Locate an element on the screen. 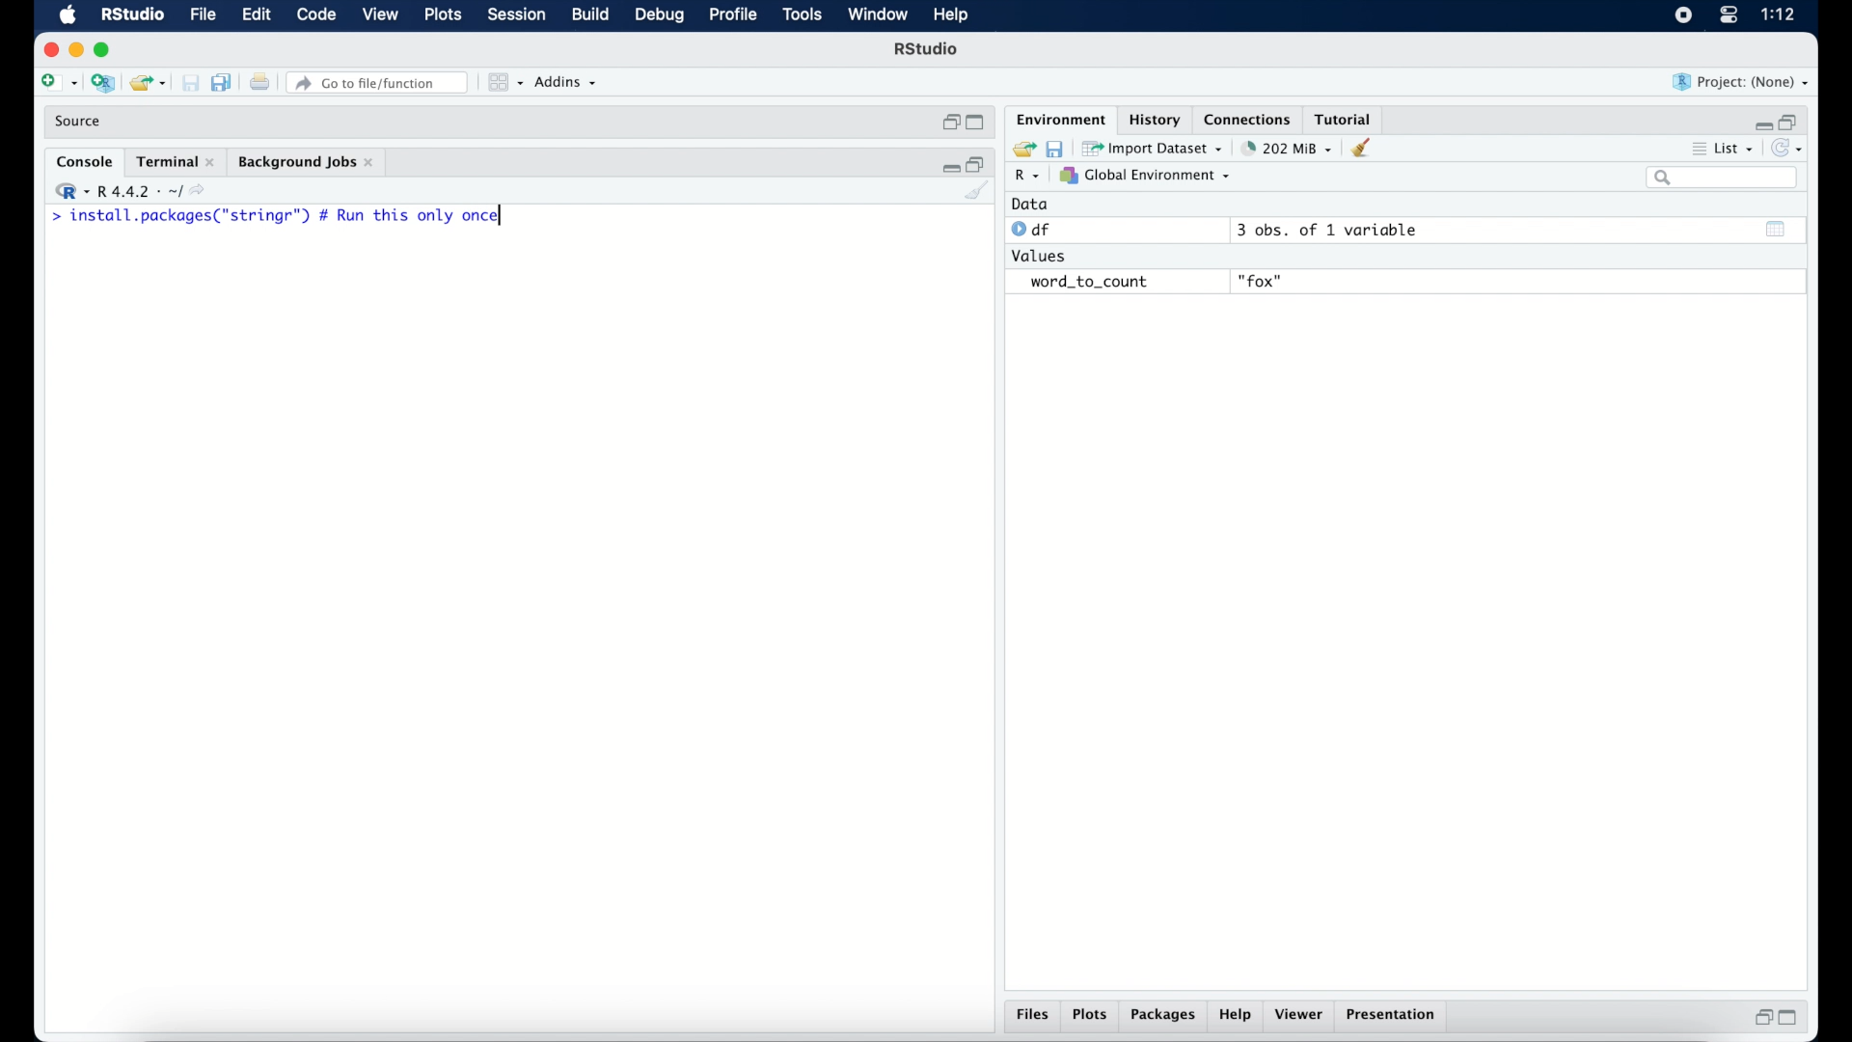 This screenshot has height=1042, width=1852. presentation is located at coordinates (1394, 1017).